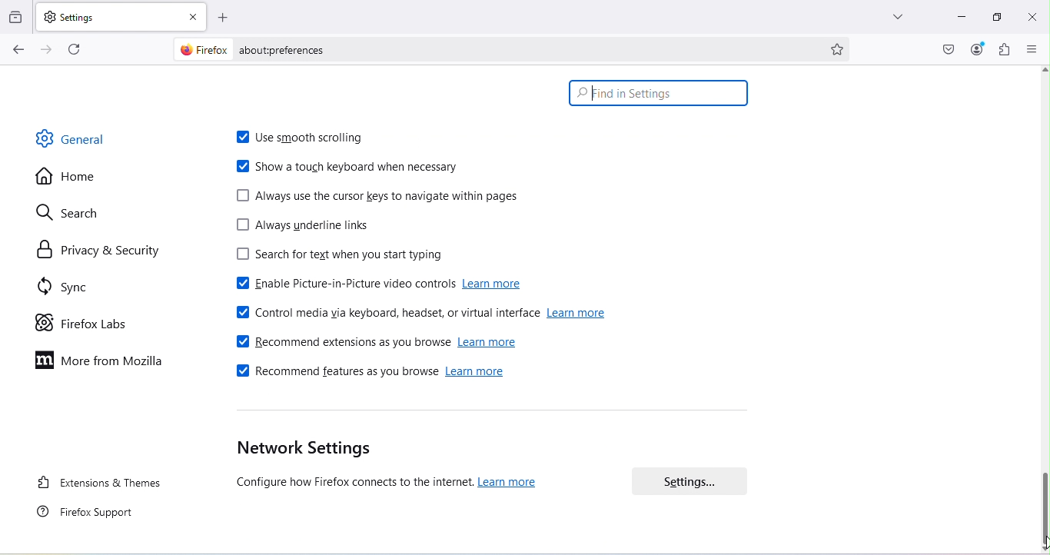 The height and width of the screenshot is (555, 1050). I want to click on Use smooth scrolling, so click(301, 134).